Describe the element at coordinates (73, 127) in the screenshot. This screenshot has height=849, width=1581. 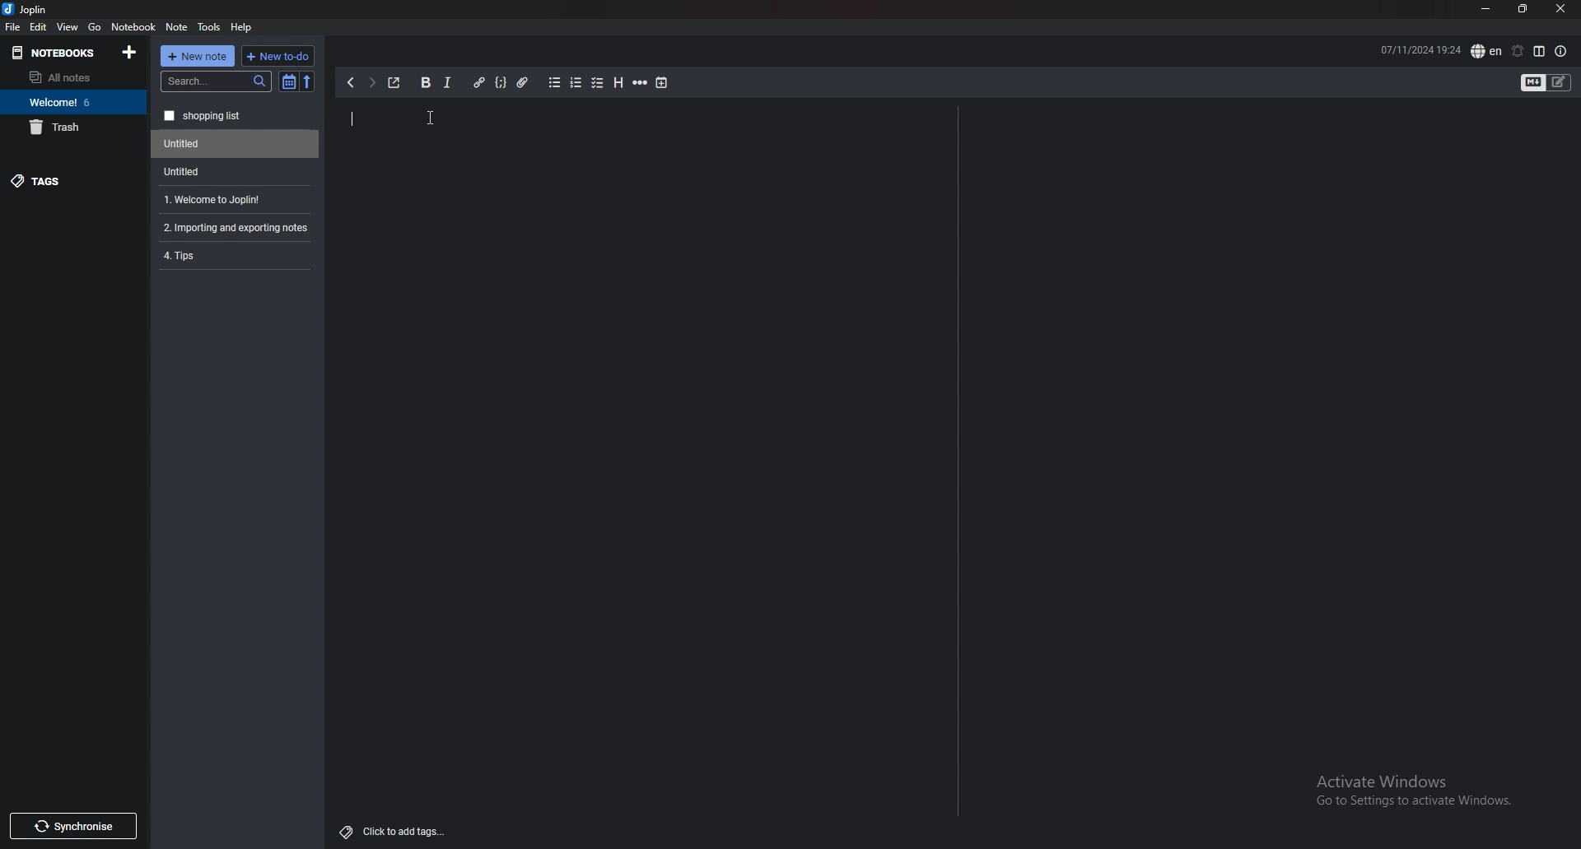
I see `trash` at that location.